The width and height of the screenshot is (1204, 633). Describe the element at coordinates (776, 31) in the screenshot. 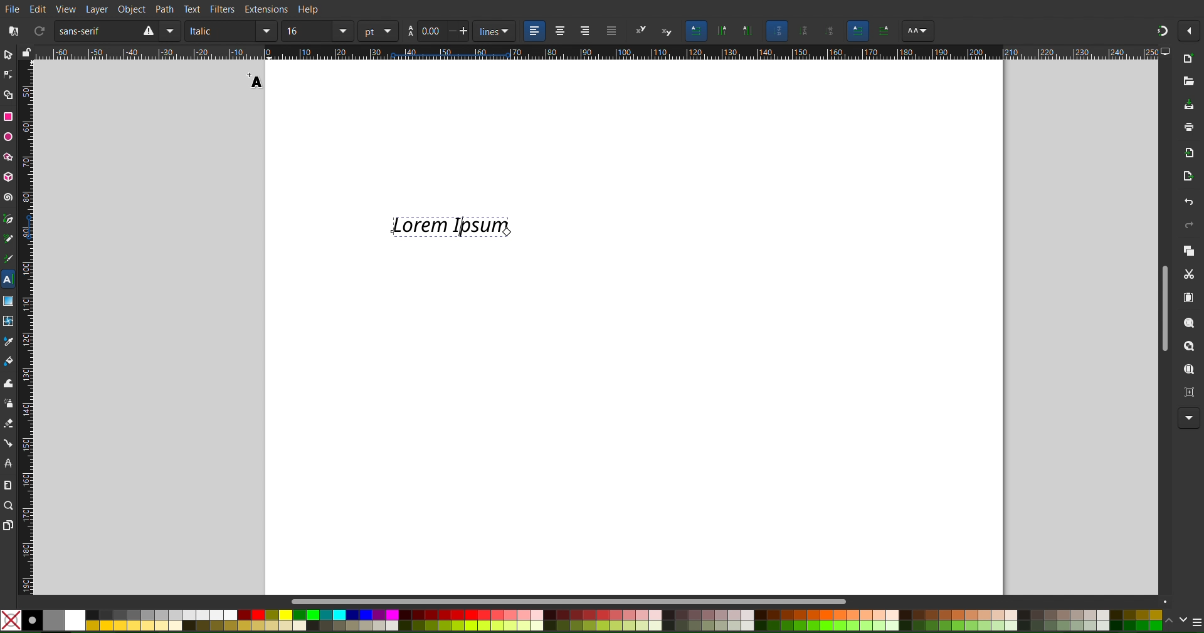

I see `Auto glyph orientation` at that location.